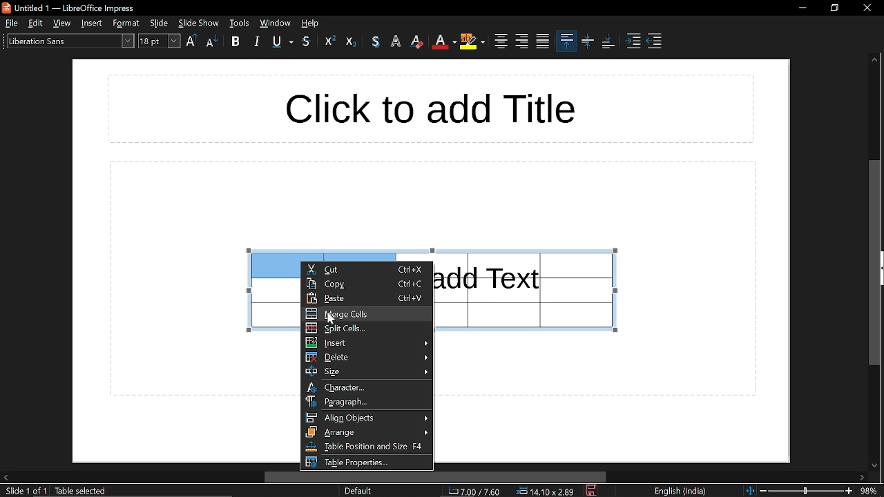 This screenshot has height=497, width=884. Describe the element at coordinates (212, 42) in the screenshot. I see `lower case` at that location.